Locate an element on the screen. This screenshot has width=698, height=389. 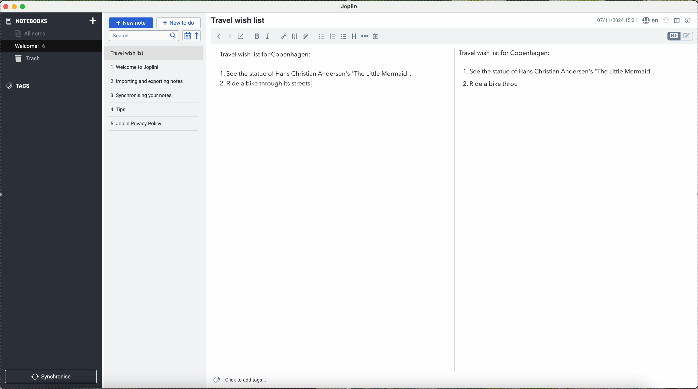
close is located at coordinates (5, 7).